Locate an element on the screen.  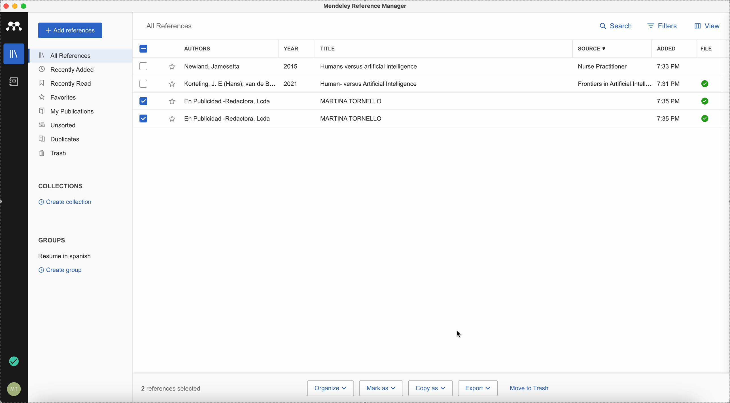
checkbox selected is located at coordinates (144, 49).